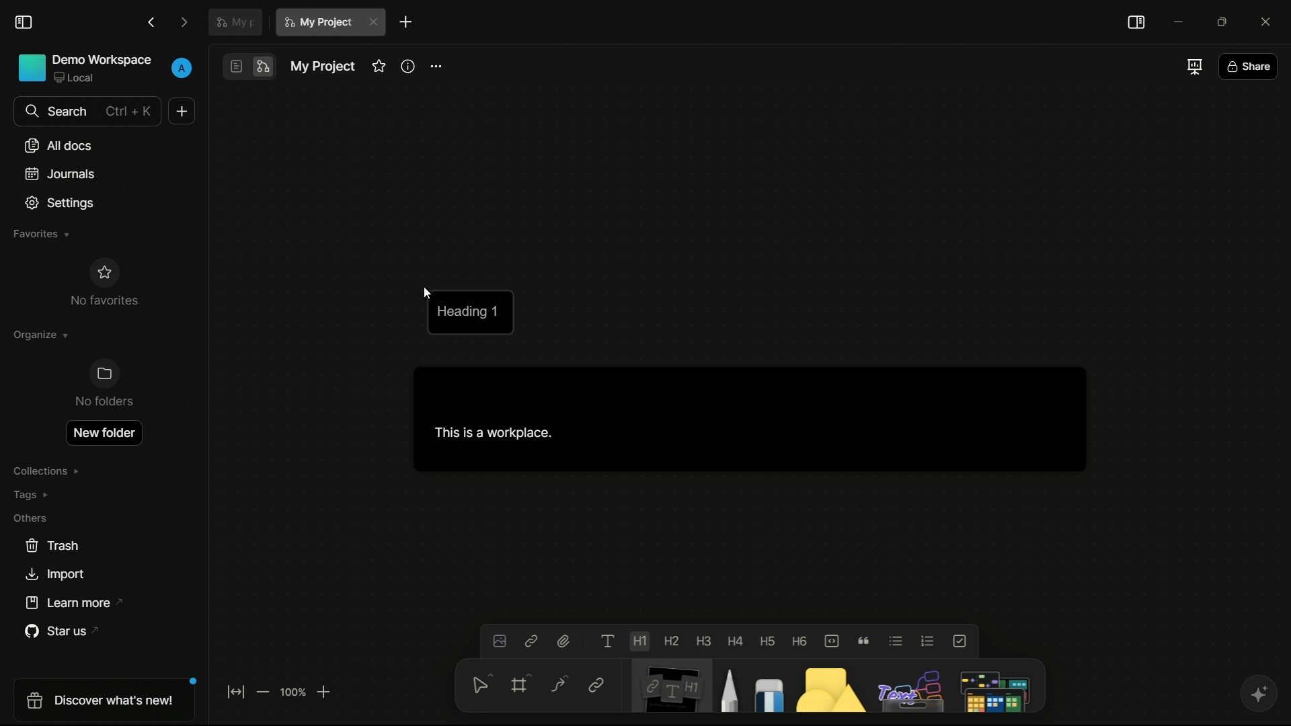  Describe the element at coordinates (641, 642) in the screenshot. I see `heading 1` at that location.